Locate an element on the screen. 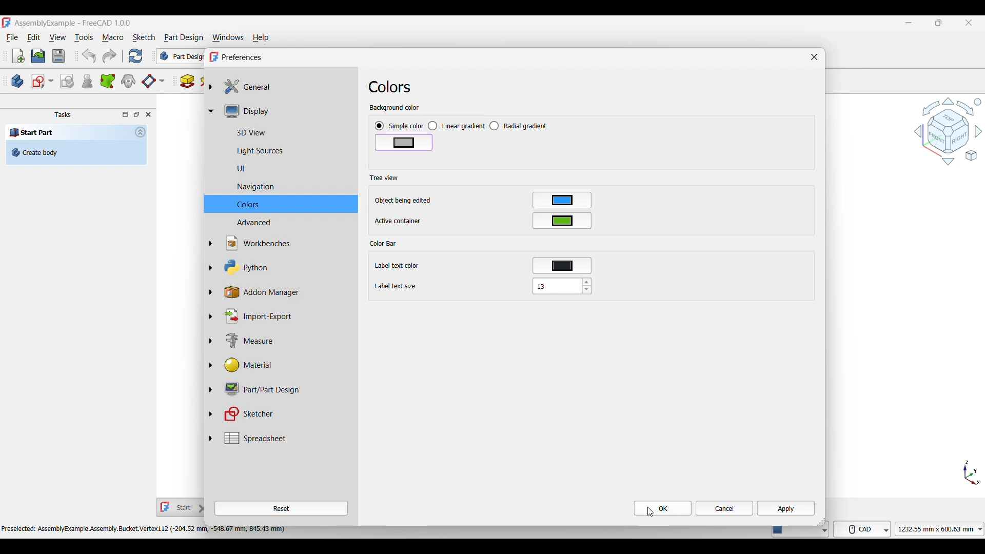 Image resolution: width=985 pixels, height=554 pixels. Light sources is located at coordinates (286, 151).